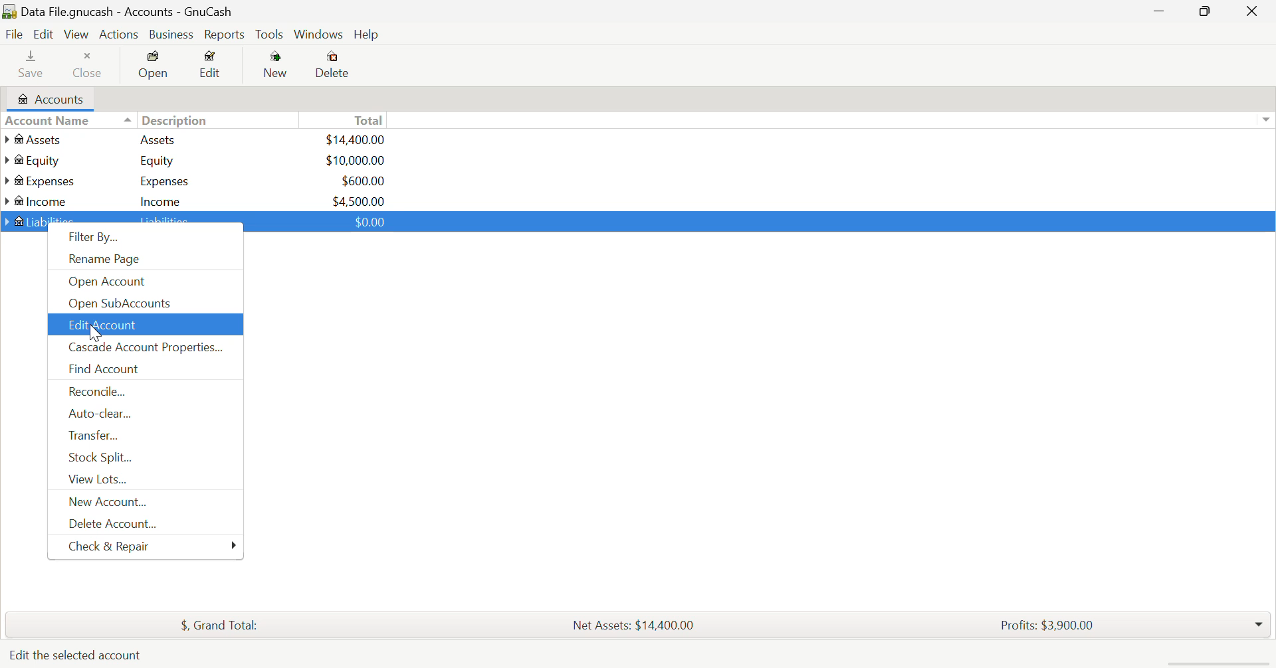 Image resolution: width=1276 pixels, height=668 pixels. Describe the element at coordinates (144, 371) in the screenshot. I see `Find Account` at that location.